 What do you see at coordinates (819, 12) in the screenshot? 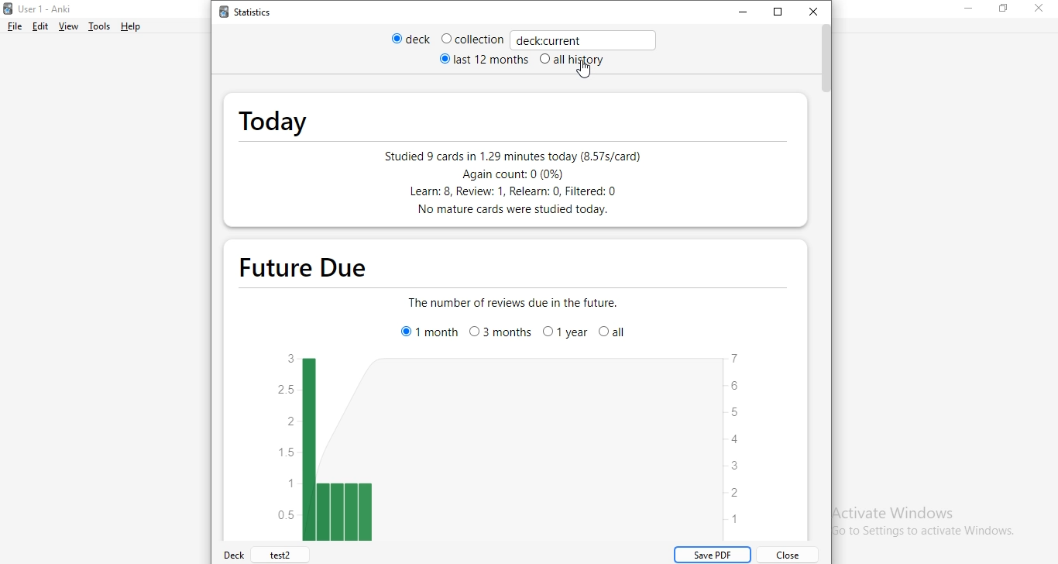
I see `close` at bounding box center [819, 12].